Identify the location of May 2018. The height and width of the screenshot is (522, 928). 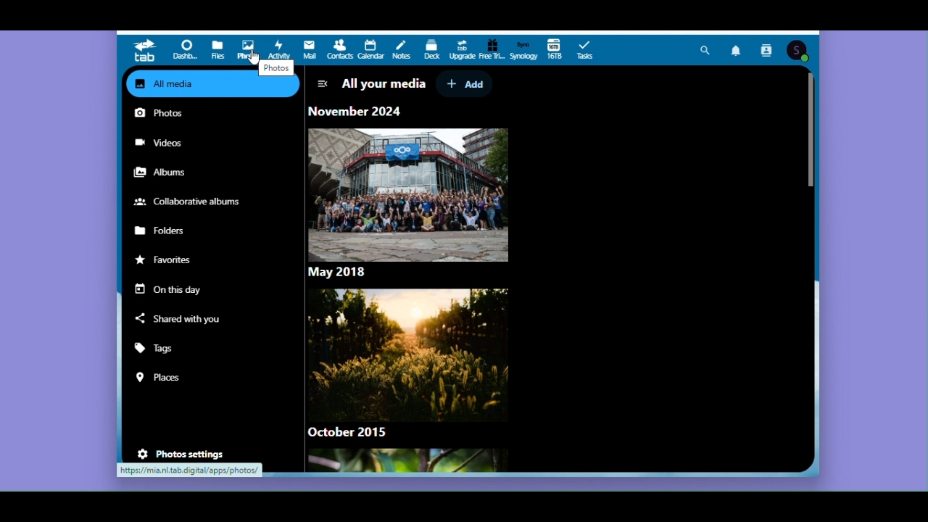
(344, 271).